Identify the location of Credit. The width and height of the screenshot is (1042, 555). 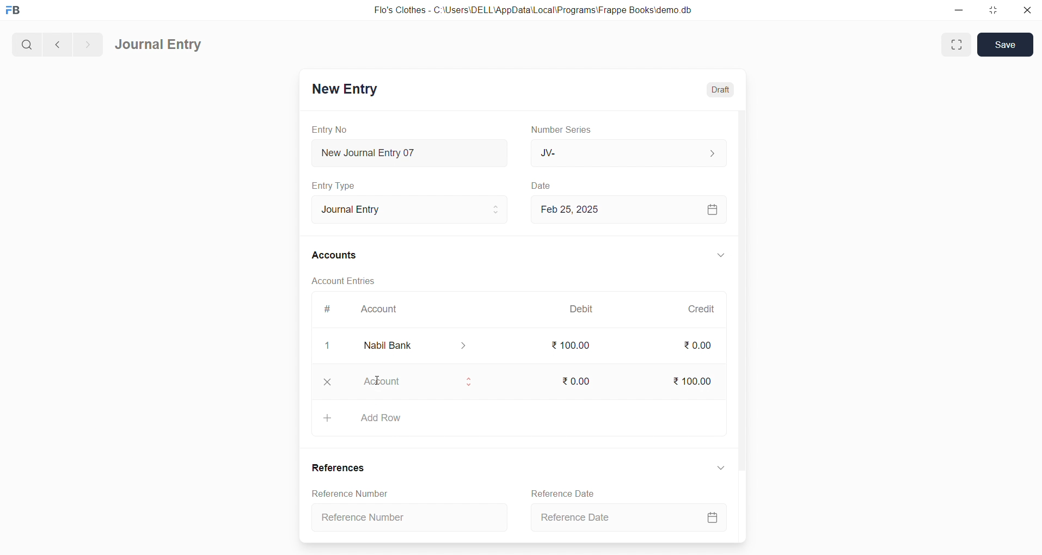
(701, 309).